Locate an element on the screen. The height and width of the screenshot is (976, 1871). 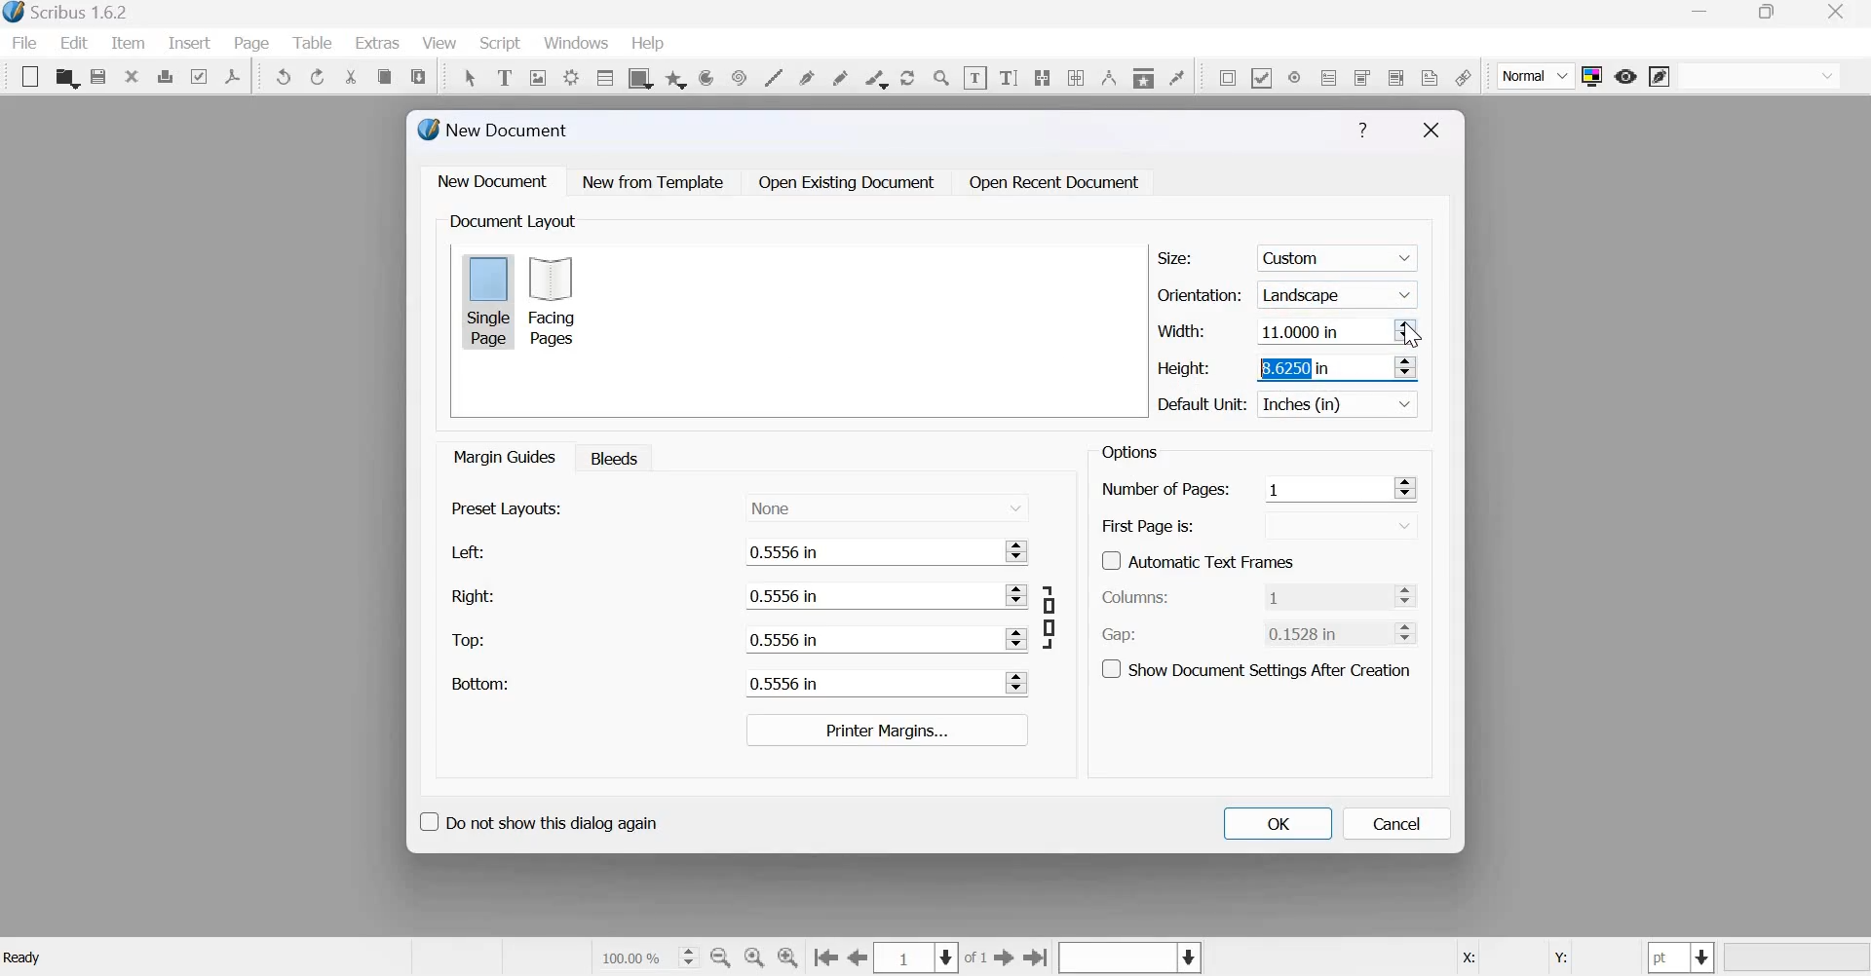
cut is located at coordinates (352, 77).